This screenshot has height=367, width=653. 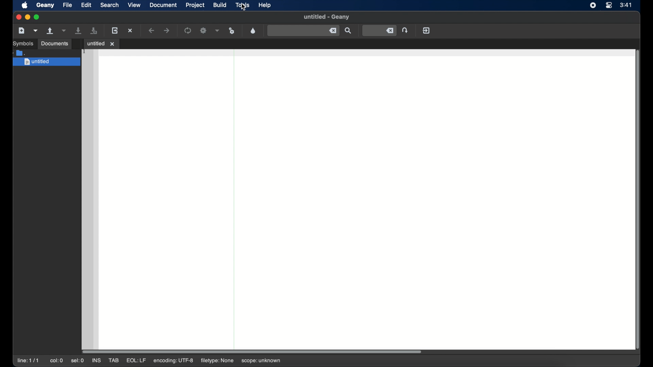 I want to click on open a recent file, so click(x=65, y=31).